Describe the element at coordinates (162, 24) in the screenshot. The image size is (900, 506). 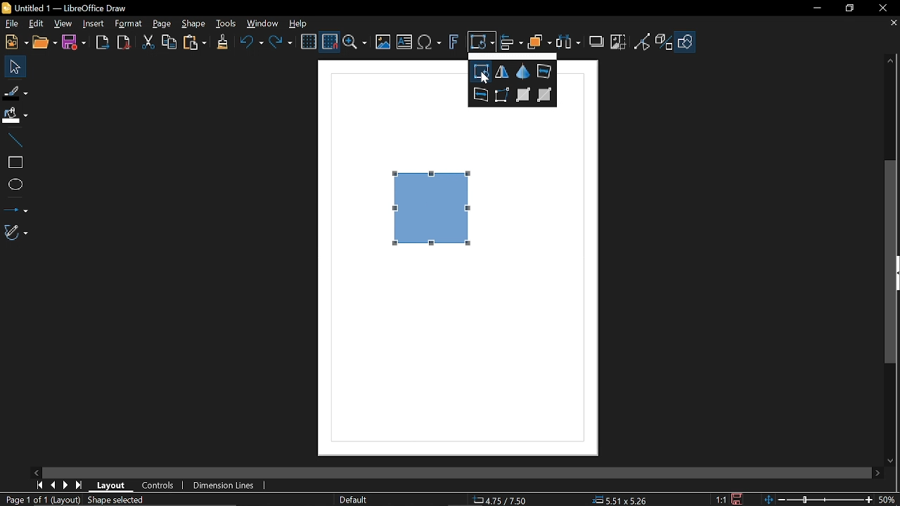
I see `Page` at that location.